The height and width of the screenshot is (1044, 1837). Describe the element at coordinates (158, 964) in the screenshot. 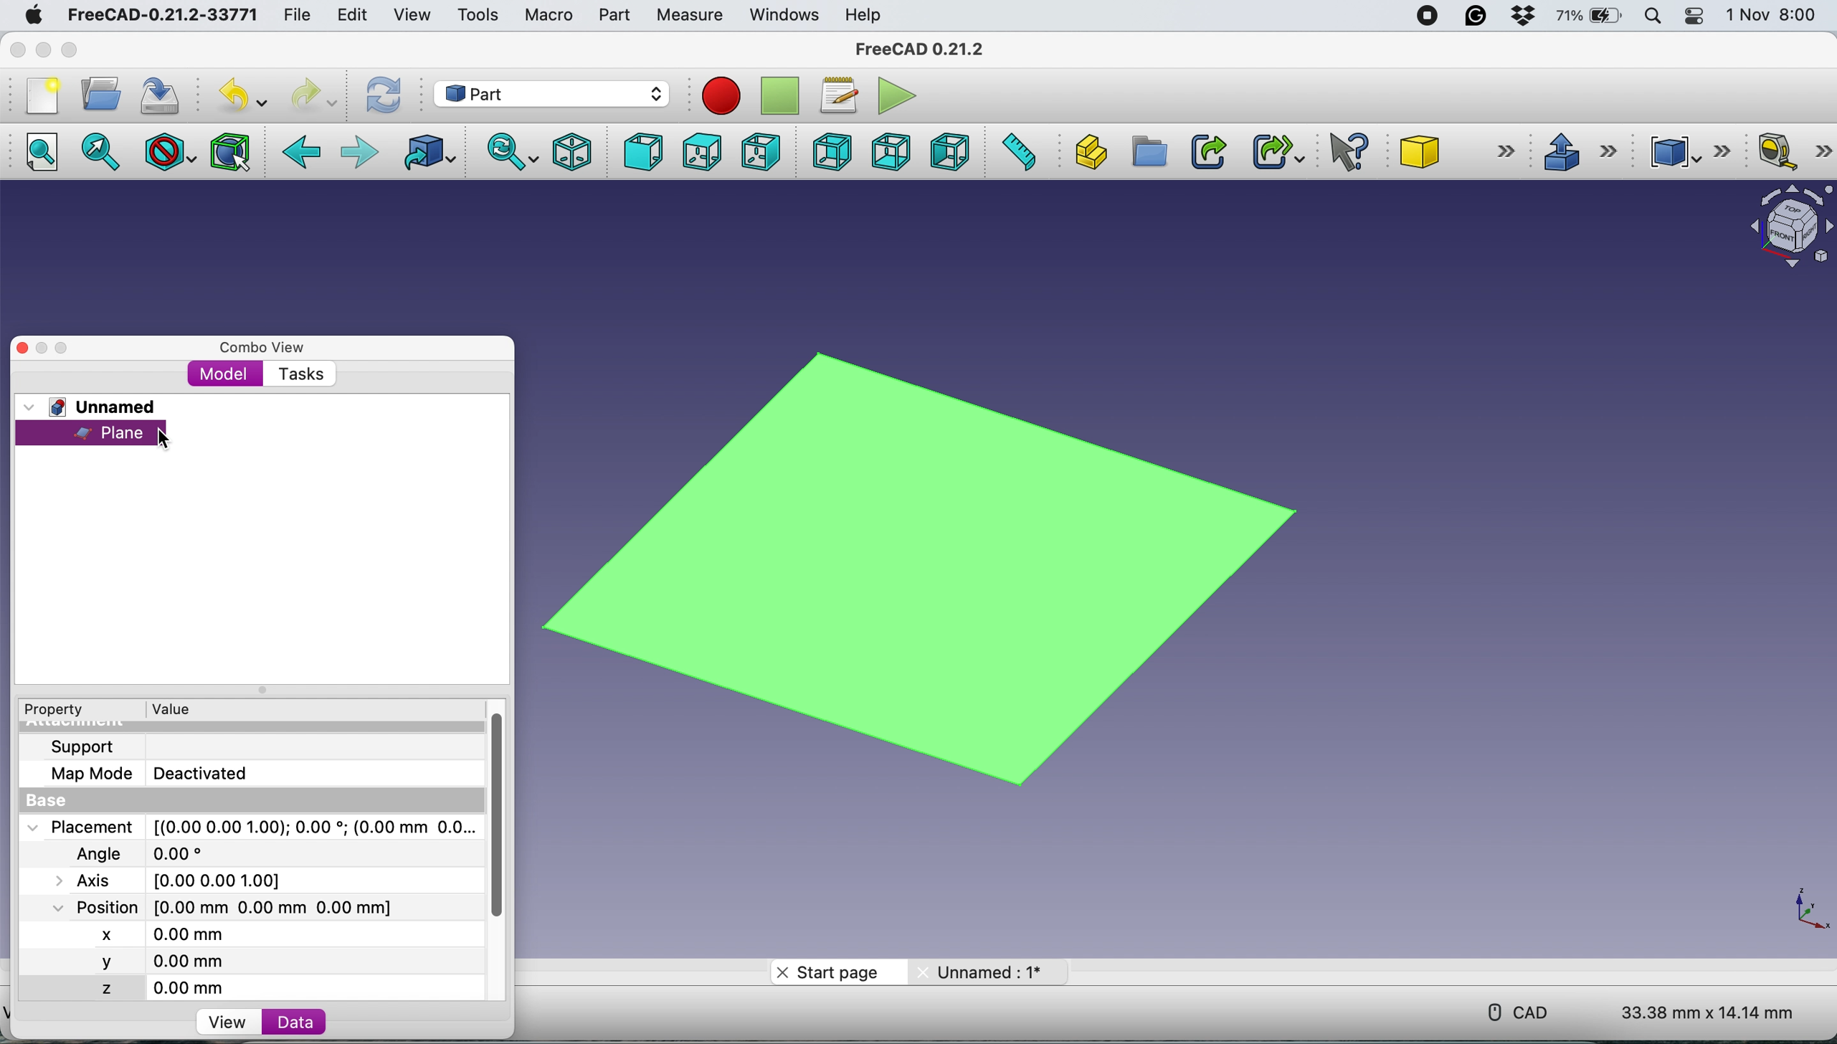

I see `y 0.00 mm` at that location.